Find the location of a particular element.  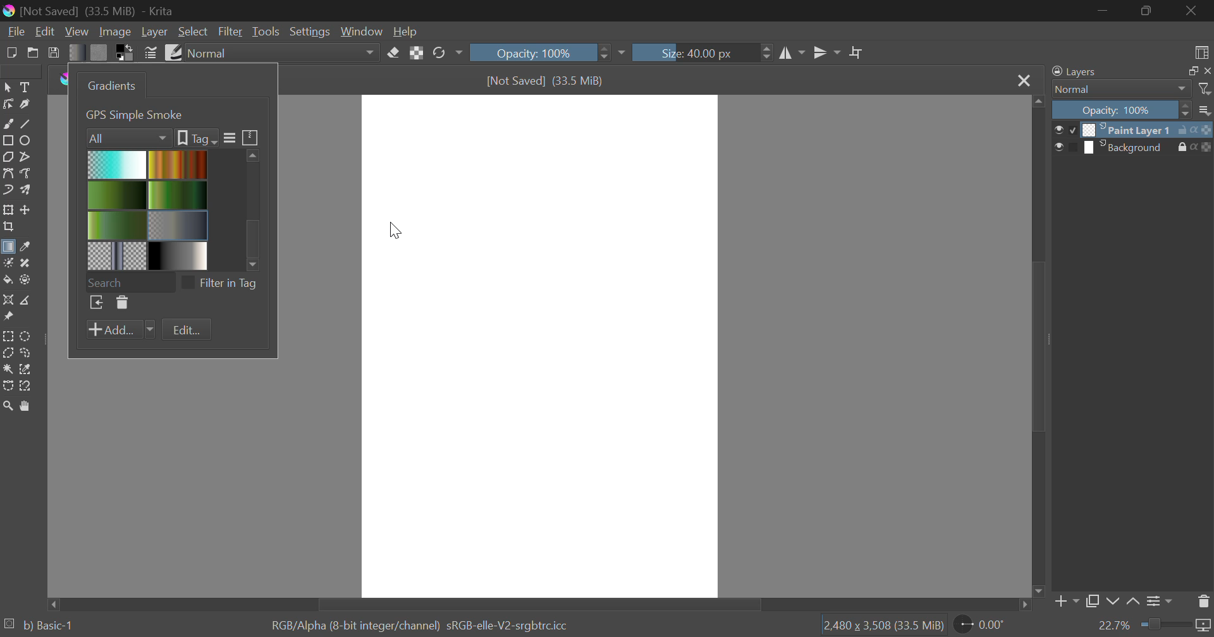

Eyedropper is located at coordinates (24, 248).